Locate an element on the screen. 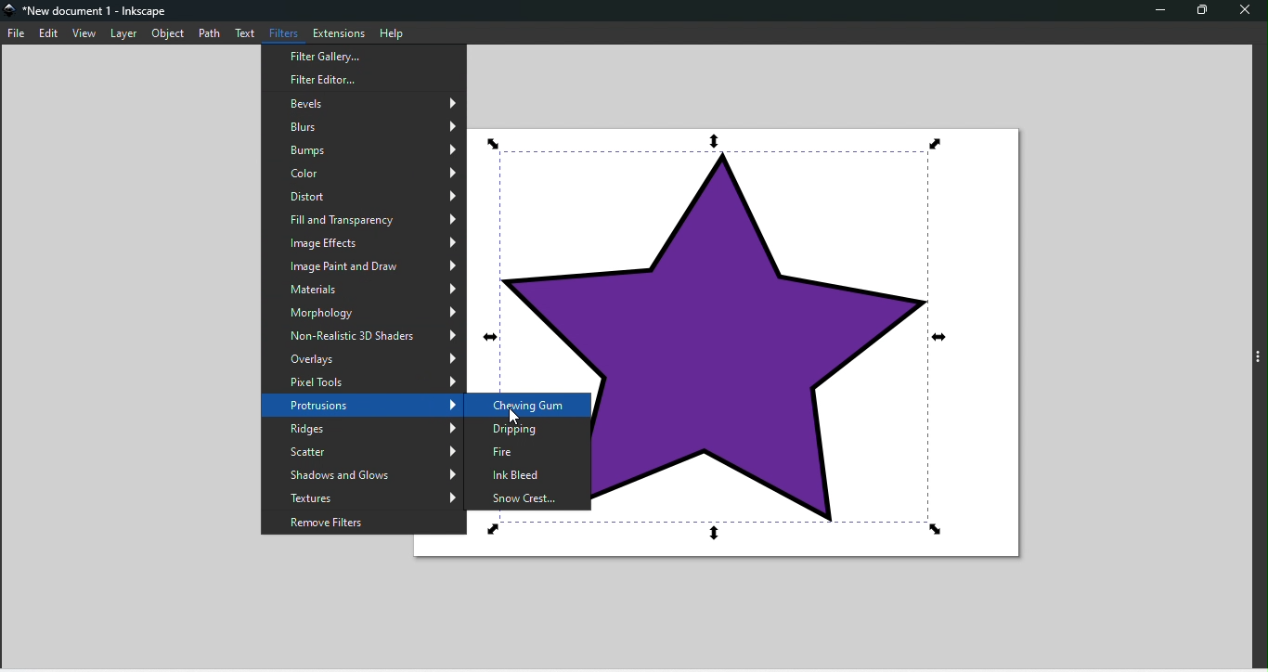  cursor is located at coordinates (513, 417).